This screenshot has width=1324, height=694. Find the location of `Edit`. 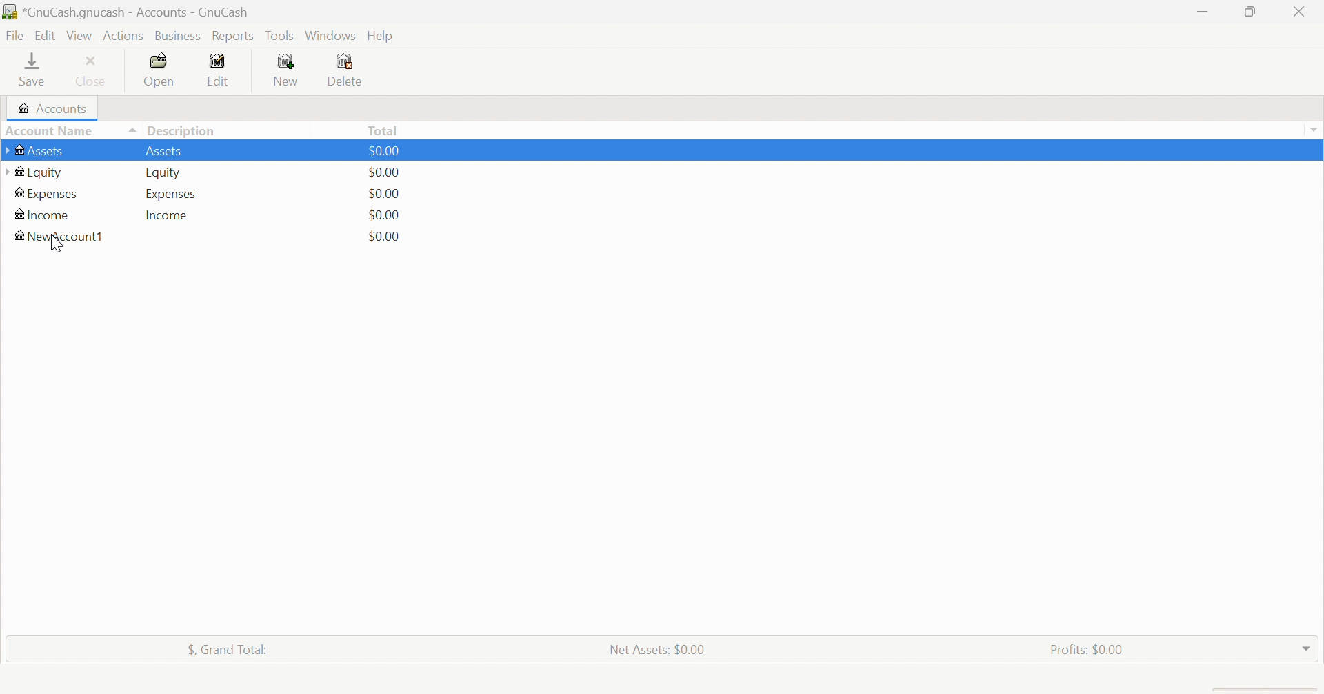

Edit is located at coordinates (45, 34).